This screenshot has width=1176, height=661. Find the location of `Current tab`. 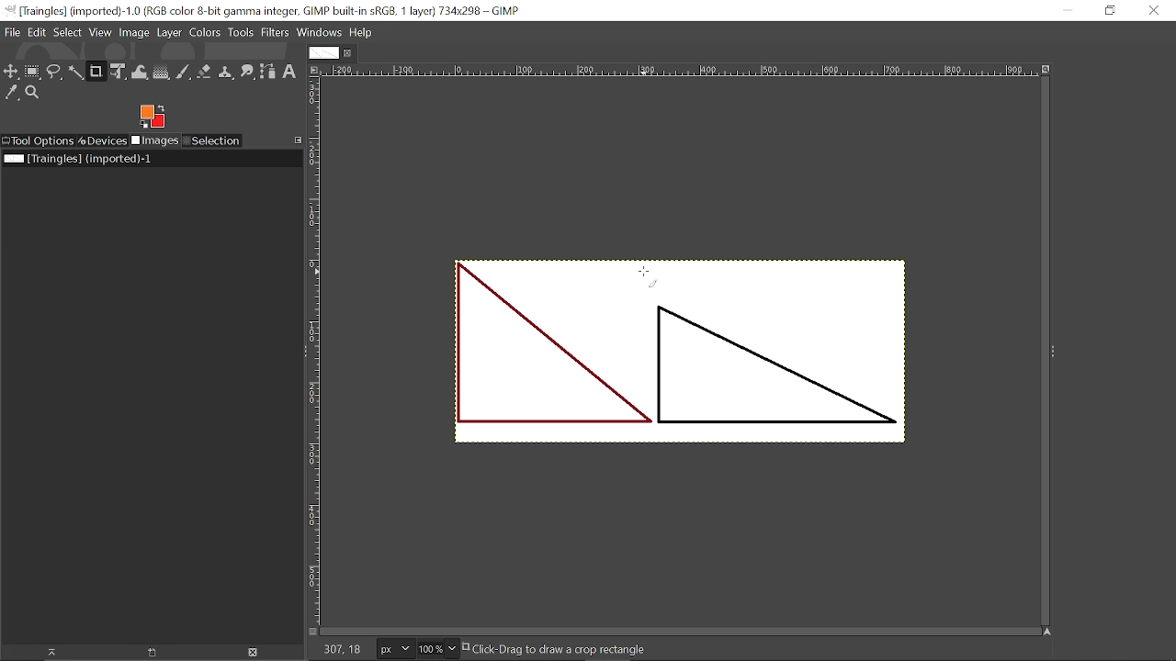

Current tab is located at coordinates (322, 52).